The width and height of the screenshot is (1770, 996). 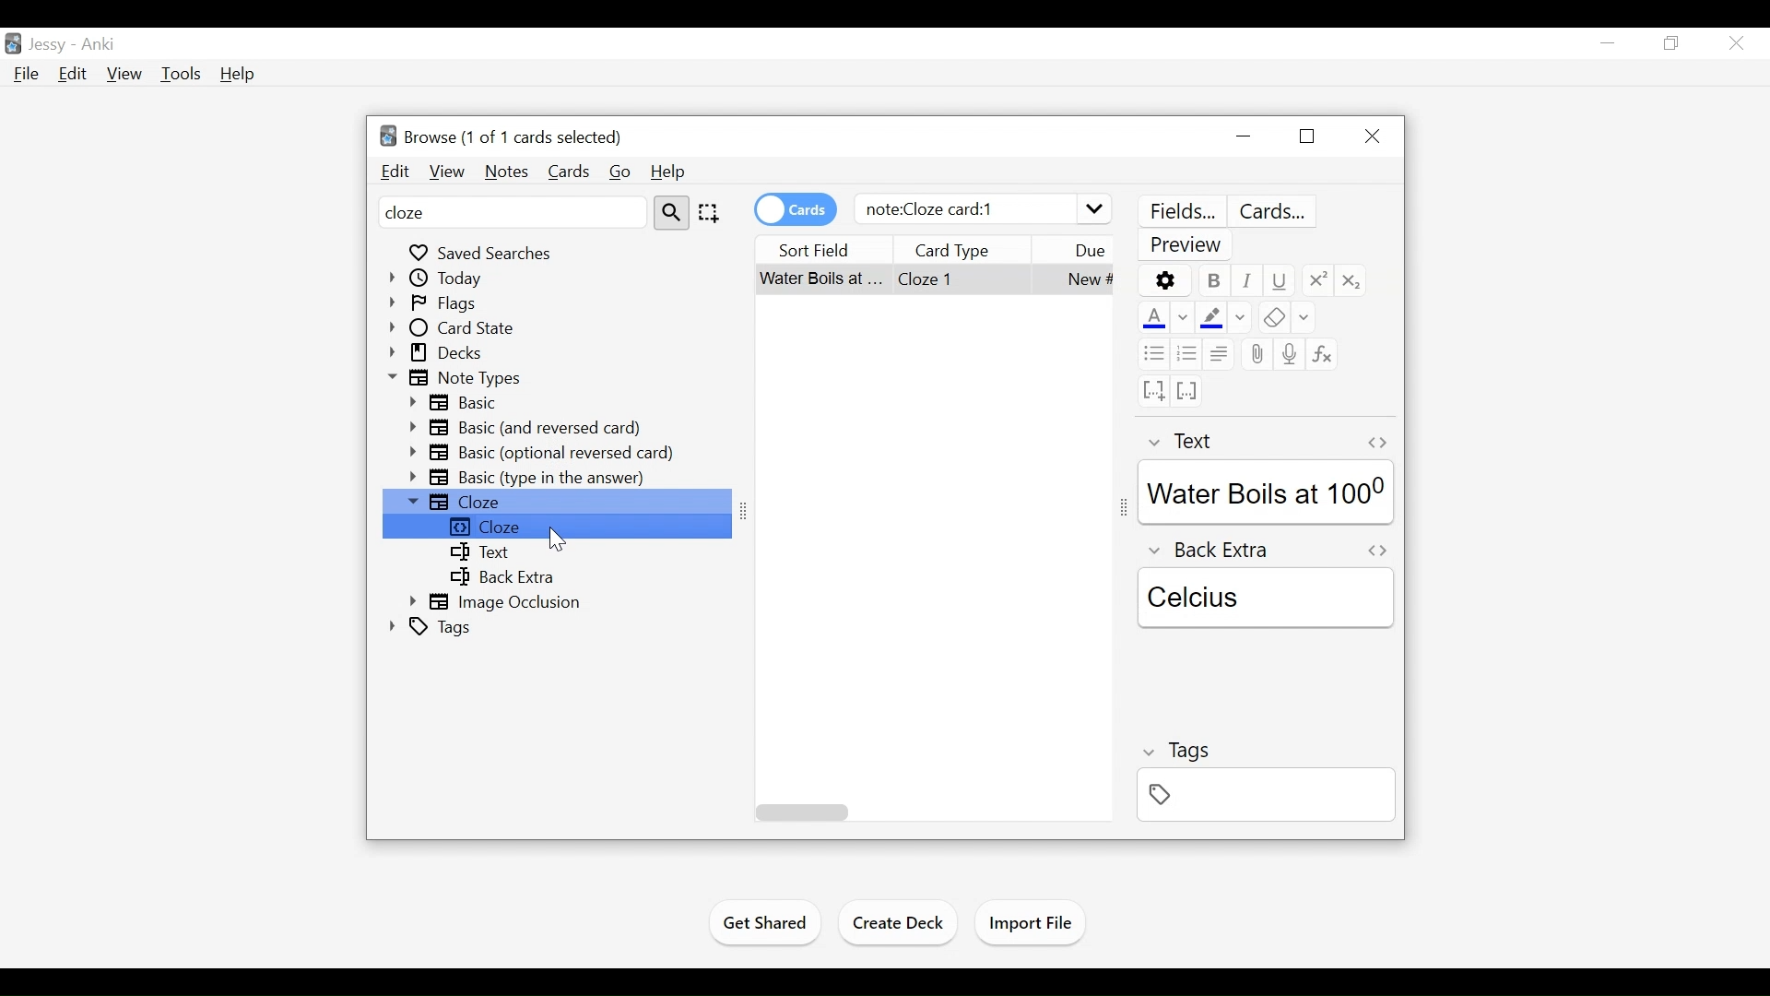 What do you see at coordinates (1221, 353) in the screenshot?
I see `Alignment` at bounding box center [1221, 353].